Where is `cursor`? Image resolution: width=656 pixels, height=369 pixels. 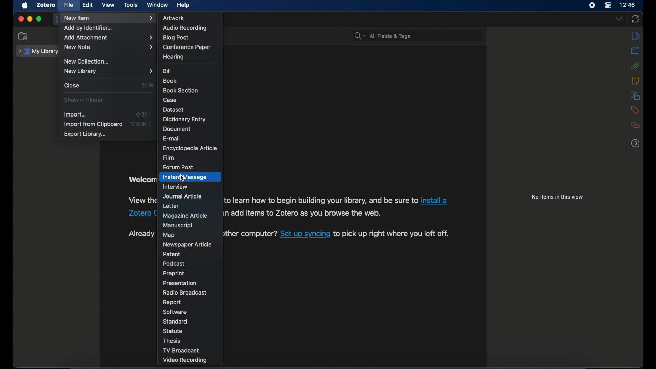 cursor is located at coordinates (182, 179).